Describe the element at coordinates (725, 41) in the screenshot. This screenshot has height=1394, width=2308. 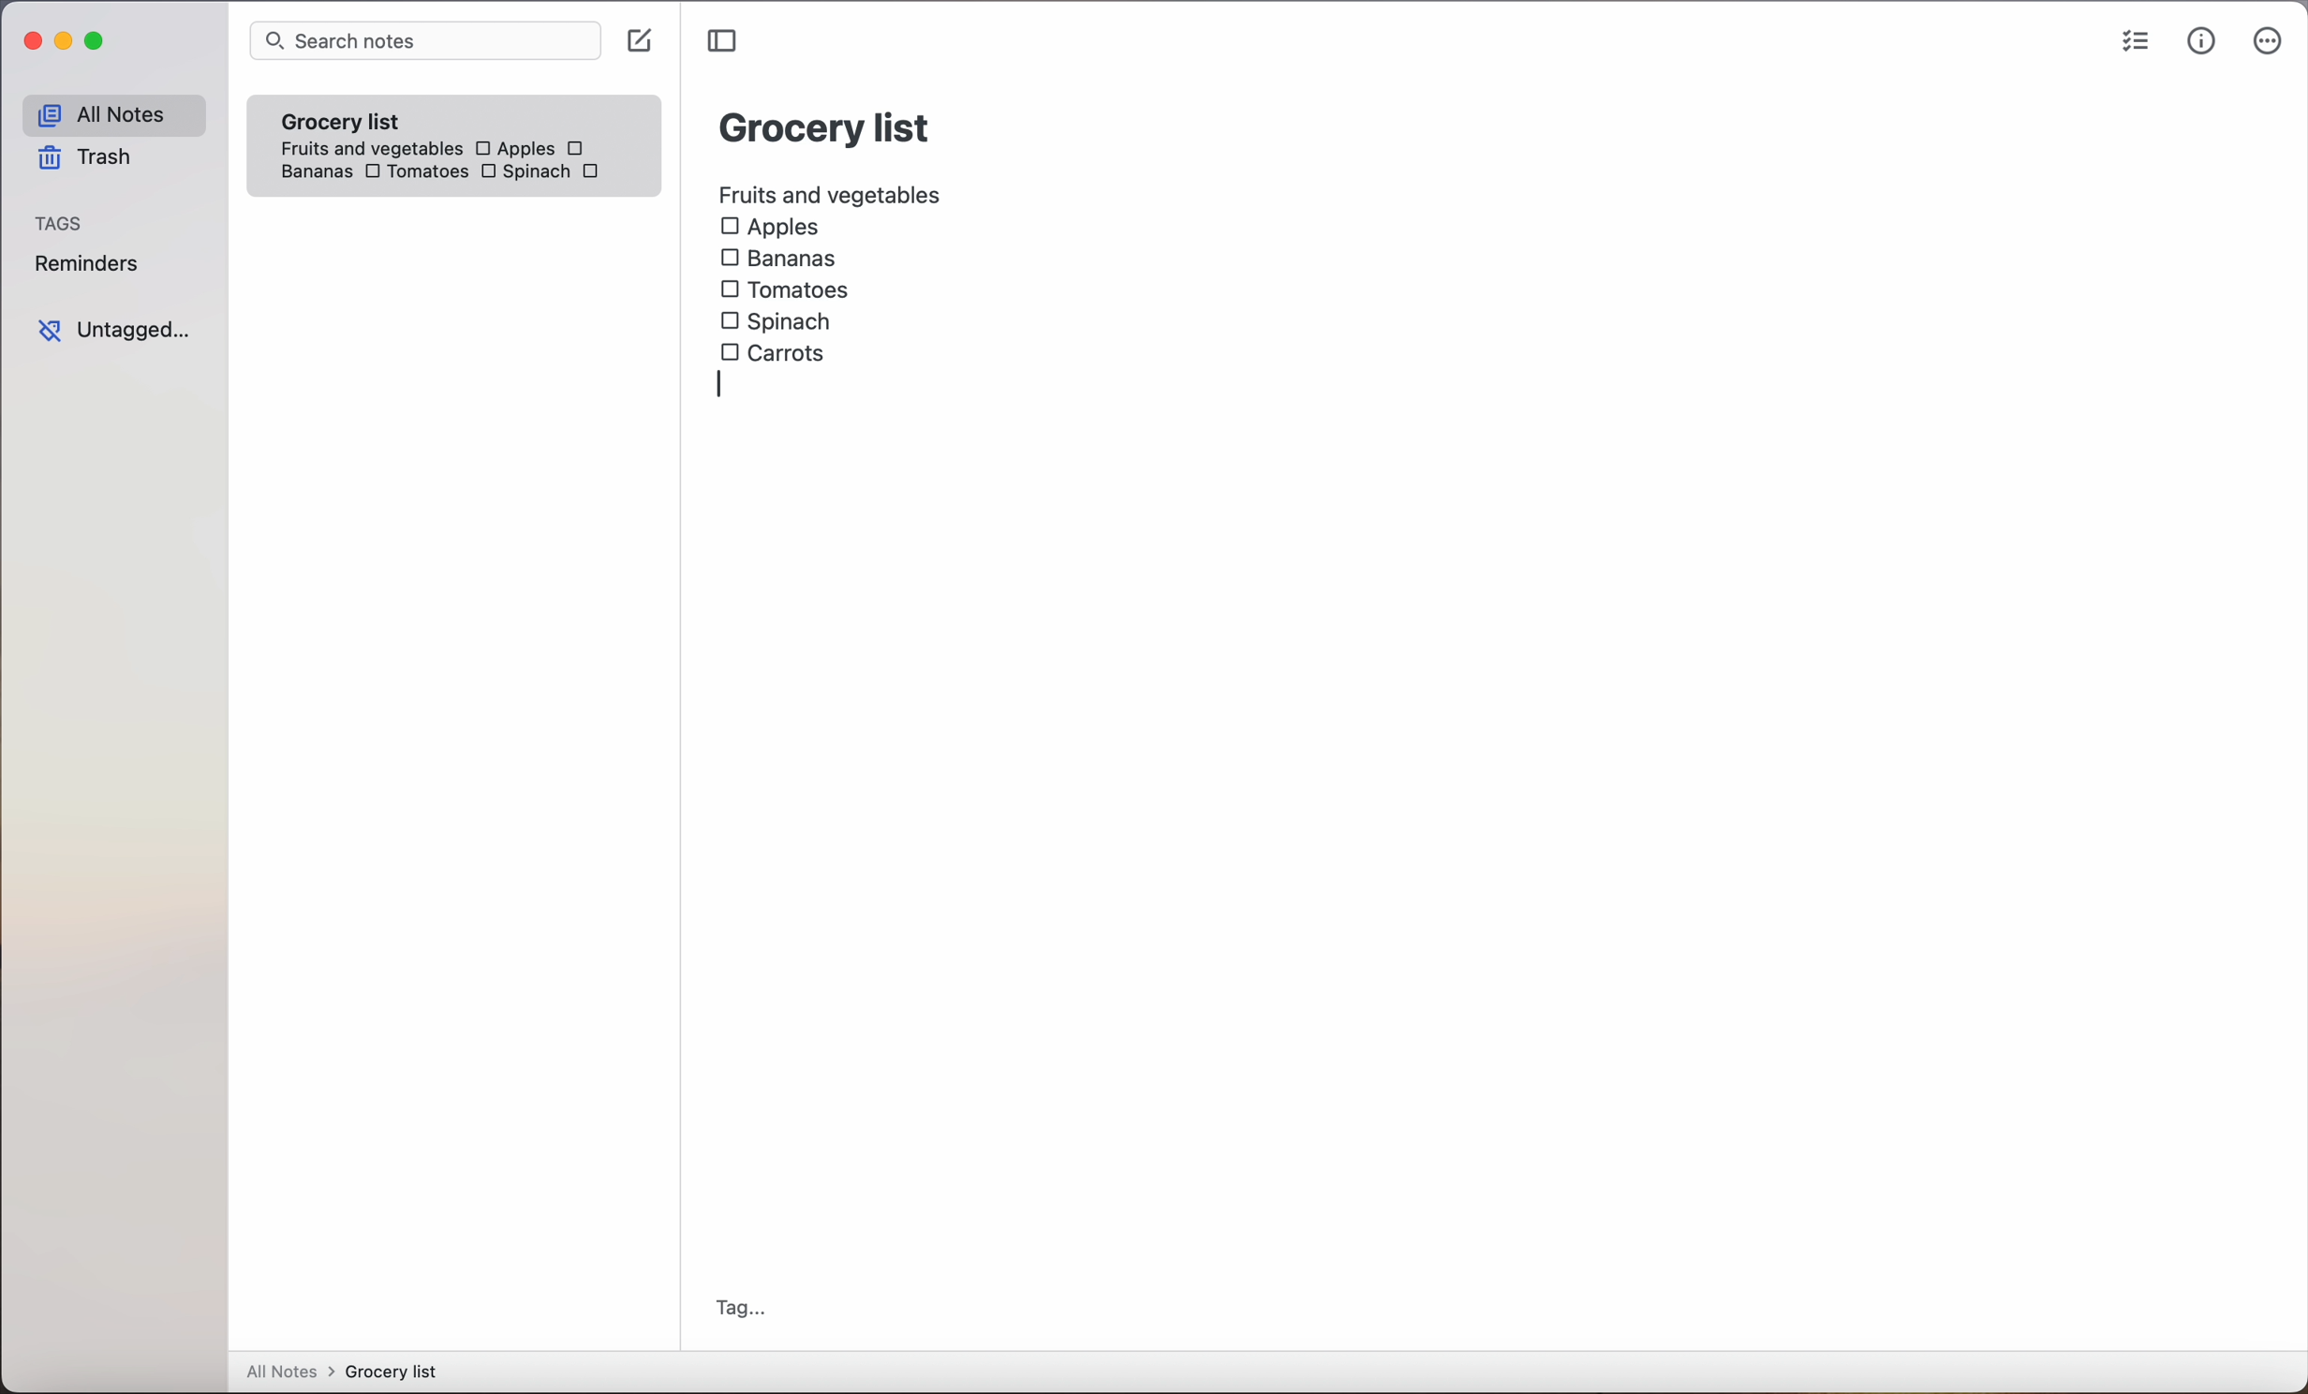
I see `toggle sidebar` at that location.